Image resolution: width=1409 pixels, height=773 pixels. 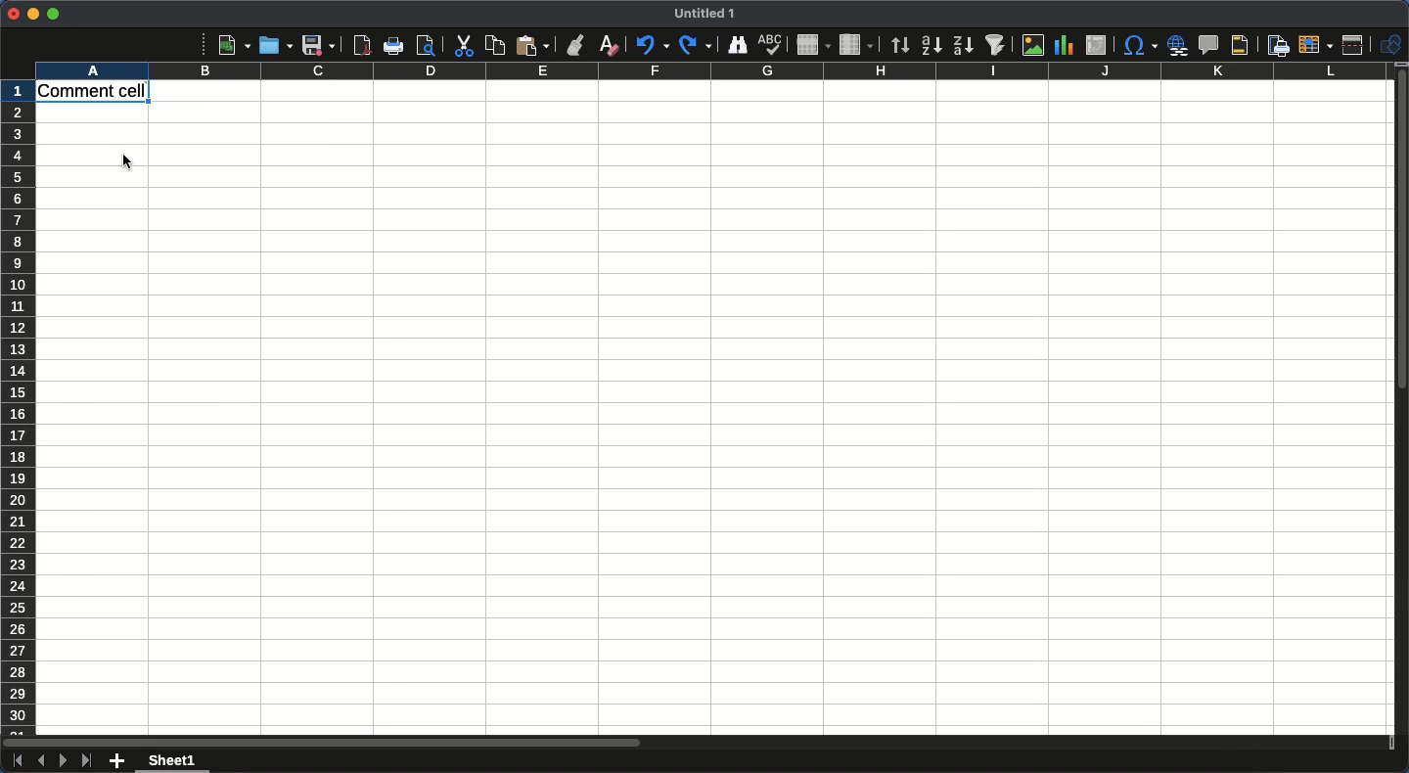 I want to click on Image, so click(x=1035, y=45).